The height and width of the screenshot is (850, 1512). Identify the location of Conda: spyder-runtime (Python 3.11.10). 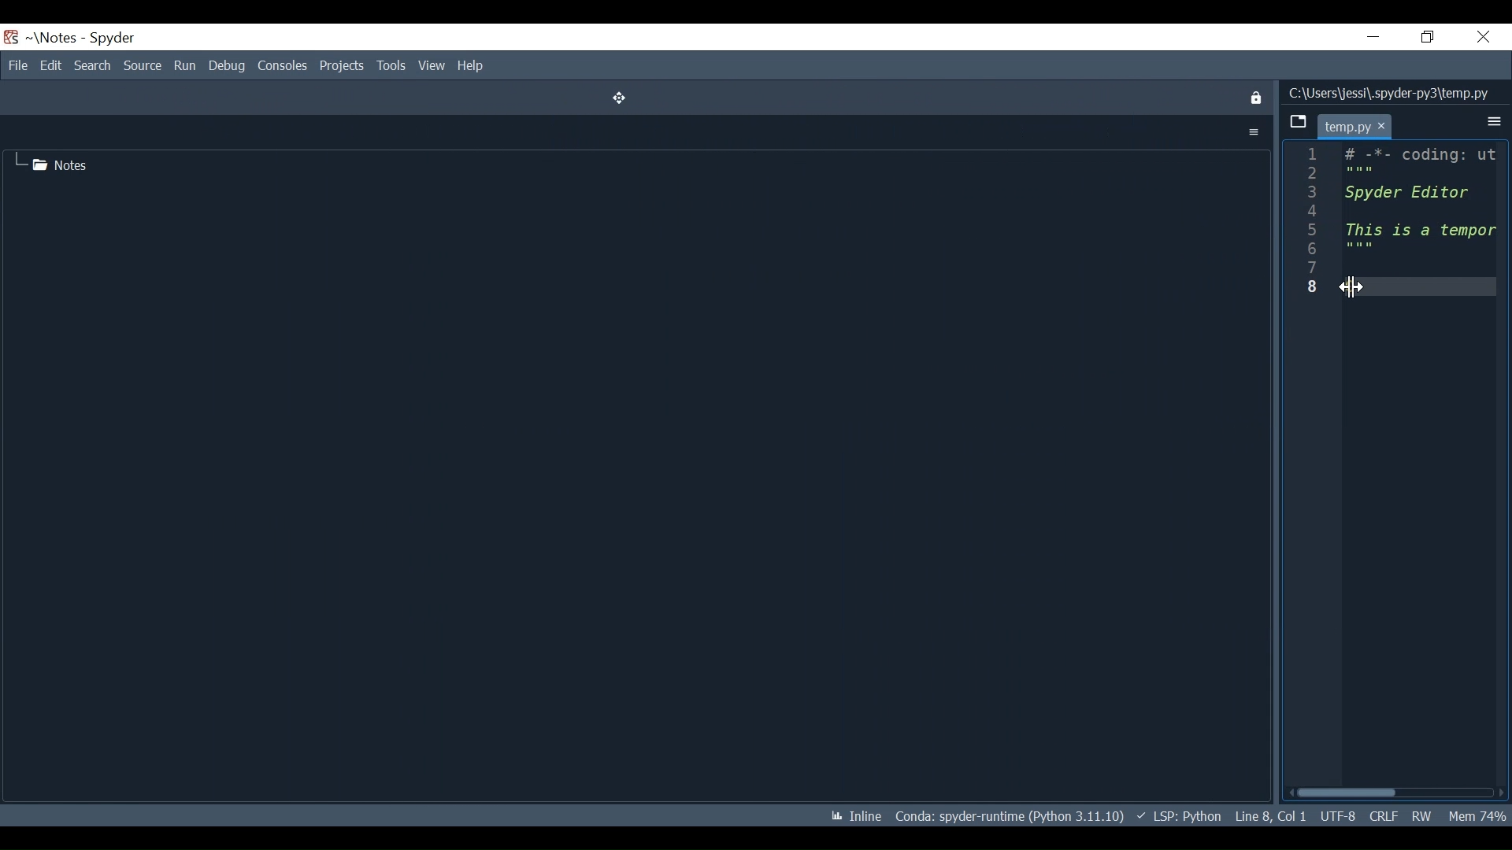
(1010, 815).